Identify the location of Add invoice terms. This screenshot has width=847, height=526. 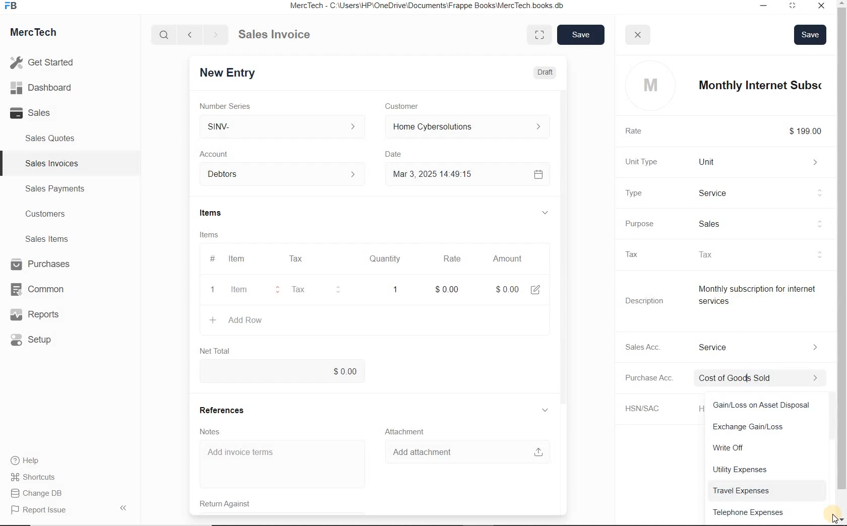
(287, 464).